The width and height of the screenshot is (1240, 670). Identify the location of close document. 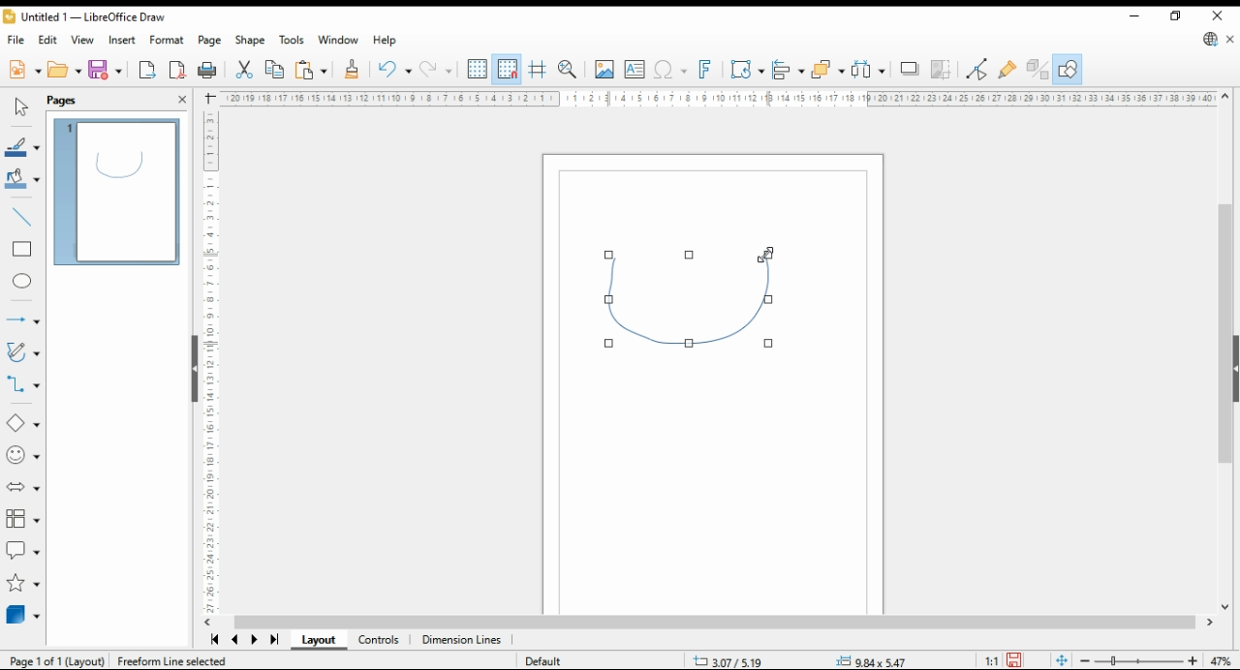
(1230, 38).